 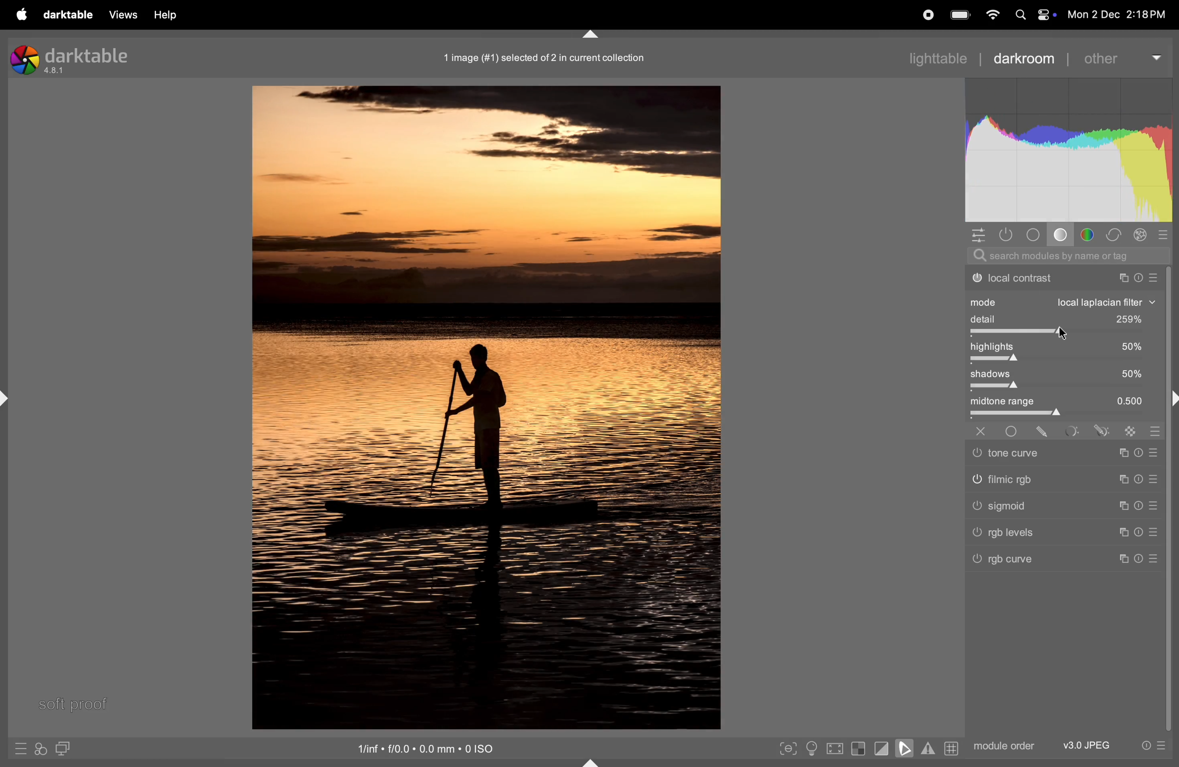 I want to click on , so click(x=1018, y=452).